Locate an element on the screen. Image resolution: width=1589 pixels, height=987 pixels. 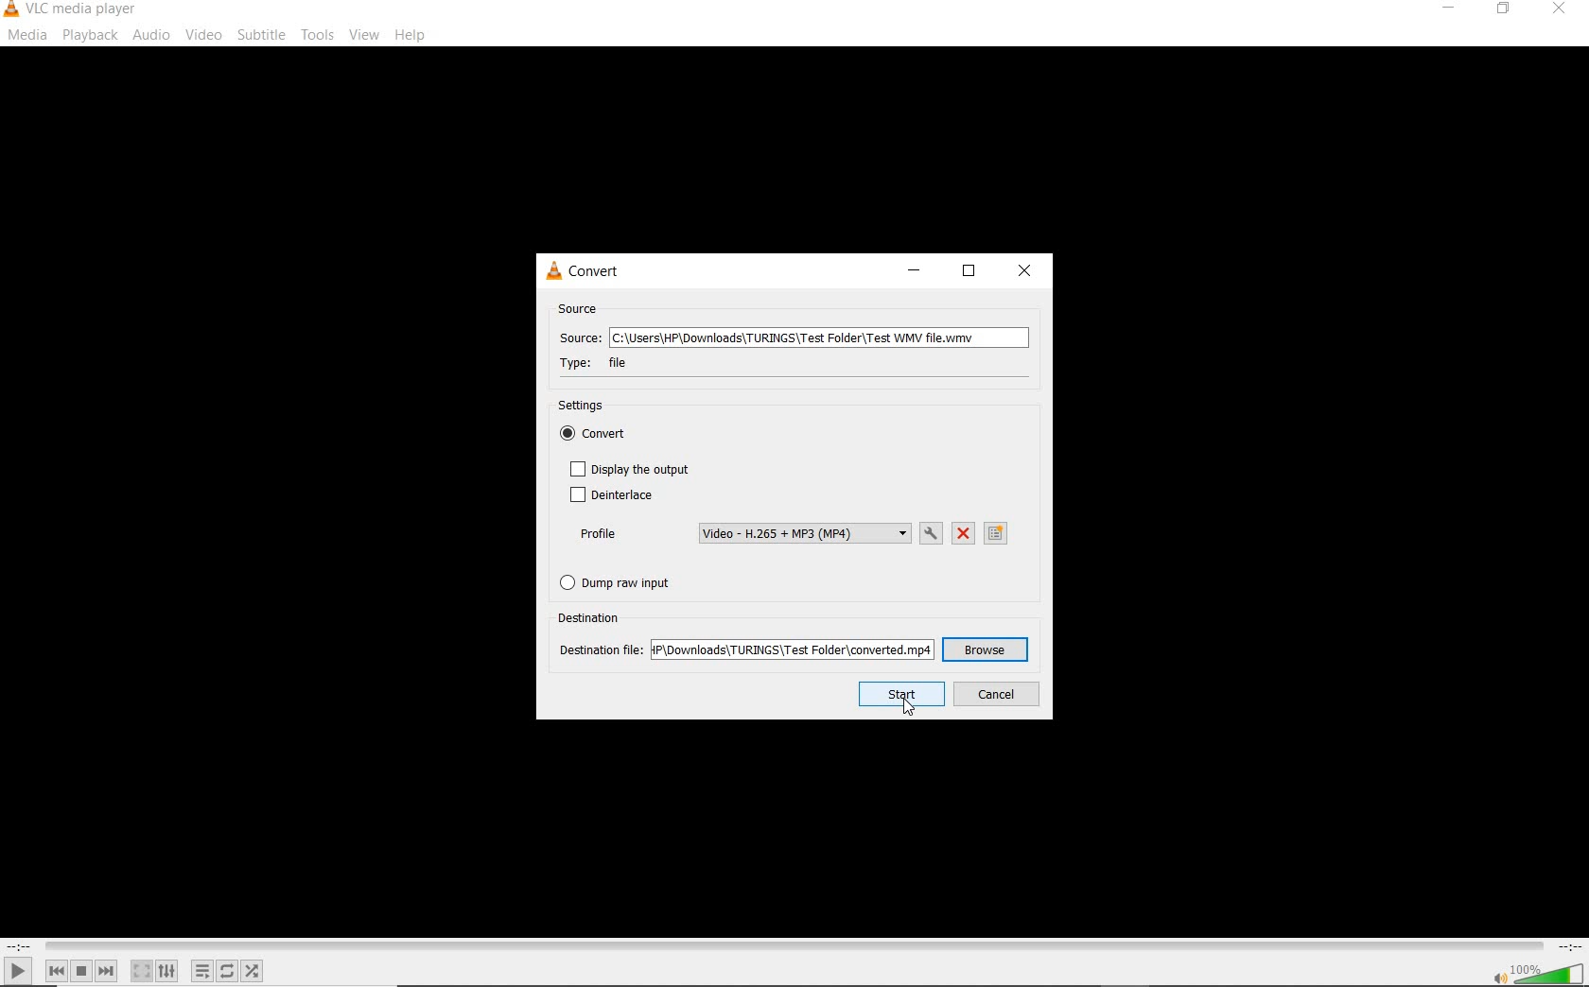
volume is located at coordinates (1549, 972).